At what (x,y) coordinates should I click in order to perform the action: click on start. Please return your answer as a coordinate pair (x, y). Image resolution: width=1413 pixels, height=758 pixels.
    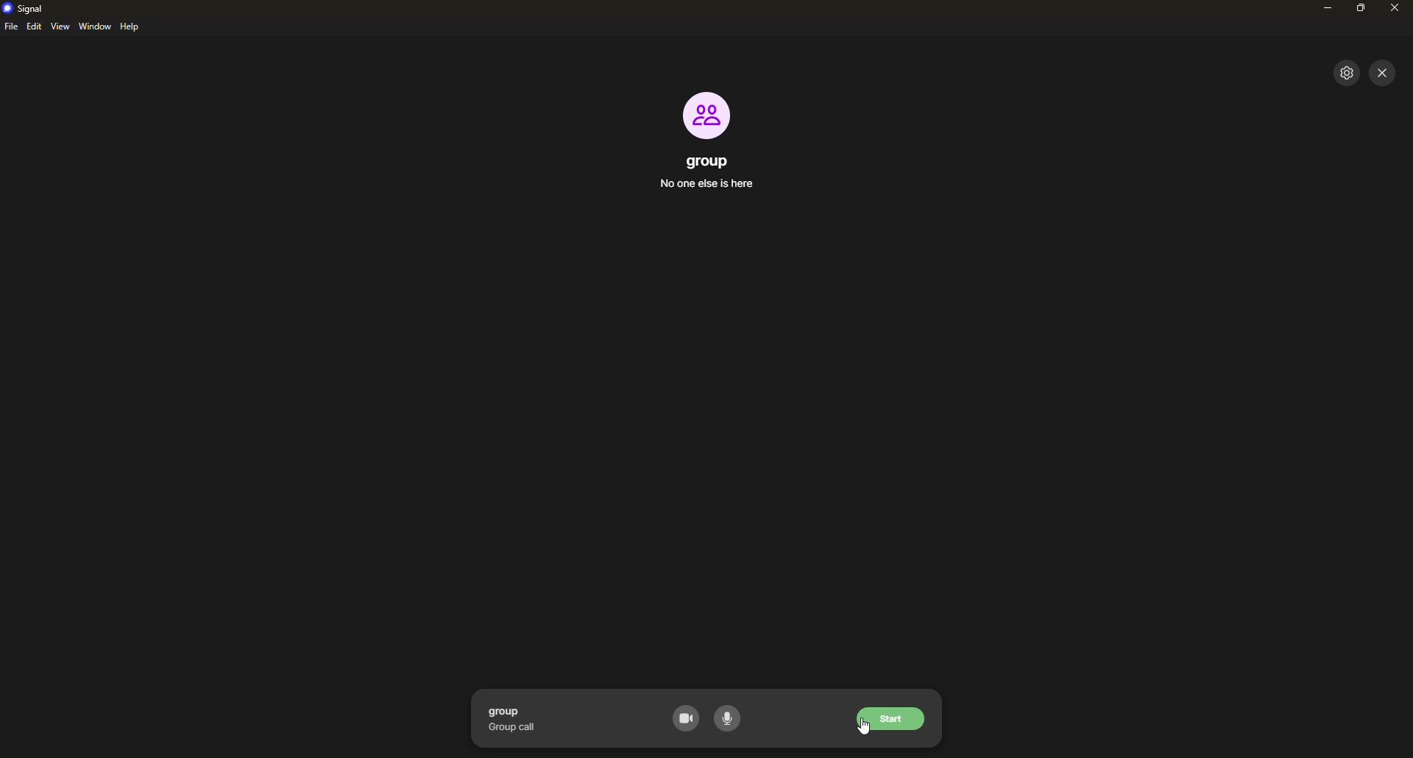
    Looking at the image, I should click on (890, 718).